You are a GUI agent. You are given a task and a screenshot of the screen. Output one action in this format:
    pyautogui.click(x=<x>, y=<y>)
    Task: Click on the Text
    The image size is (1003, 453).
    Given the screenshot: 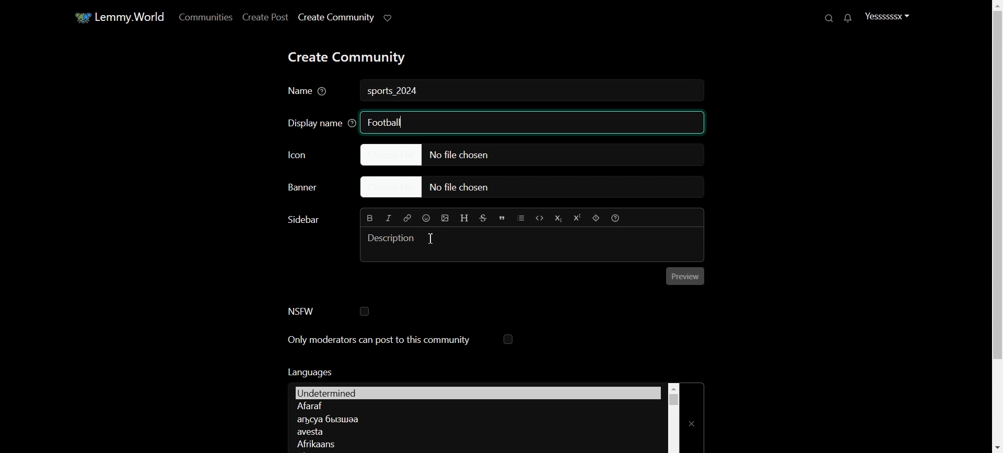 What is the action you would take?
    pyautogui.click(x=309, y=372)
    